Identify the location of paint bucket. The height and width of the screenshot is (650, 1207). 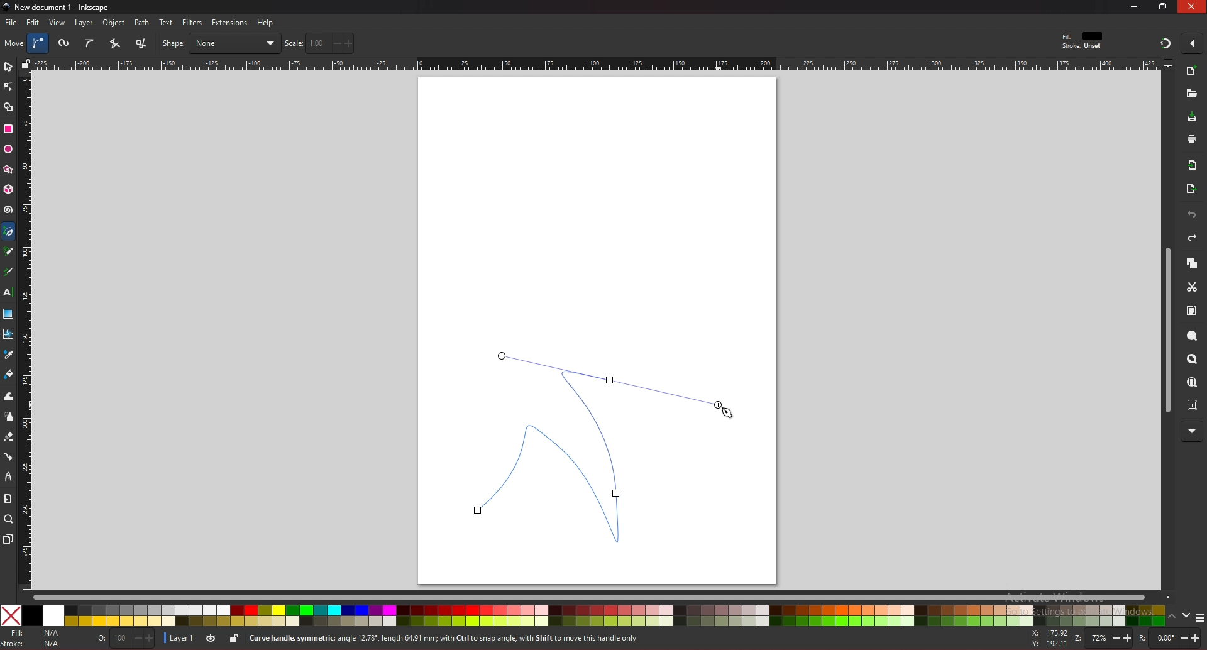
(9, 373).